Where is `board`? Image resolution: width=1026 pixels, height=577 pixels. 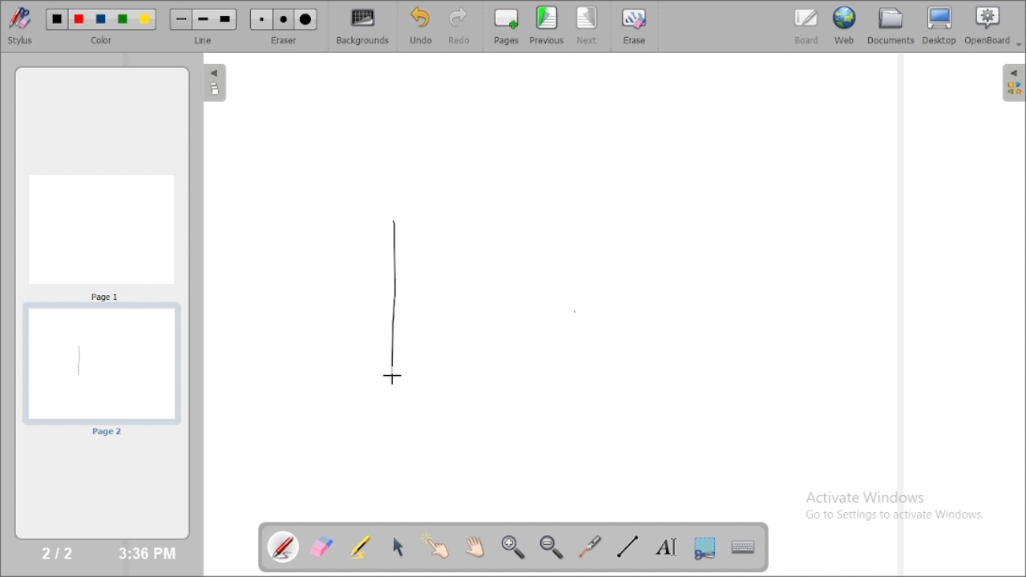
board is located at coordinates (806, 26).